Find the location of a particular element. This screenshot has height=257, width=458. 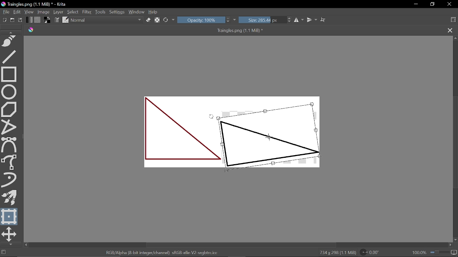

Move up in tools is located at coordinates (12, 32).